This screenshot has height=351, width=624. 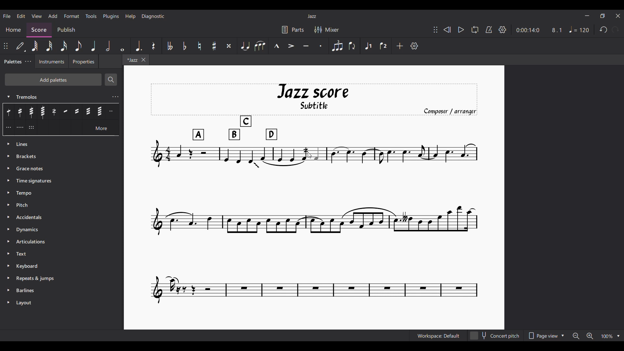 What do you see at coordinates (52, 61) in the screenshot?
I see `Instruments` at bounding box center [52, 61].